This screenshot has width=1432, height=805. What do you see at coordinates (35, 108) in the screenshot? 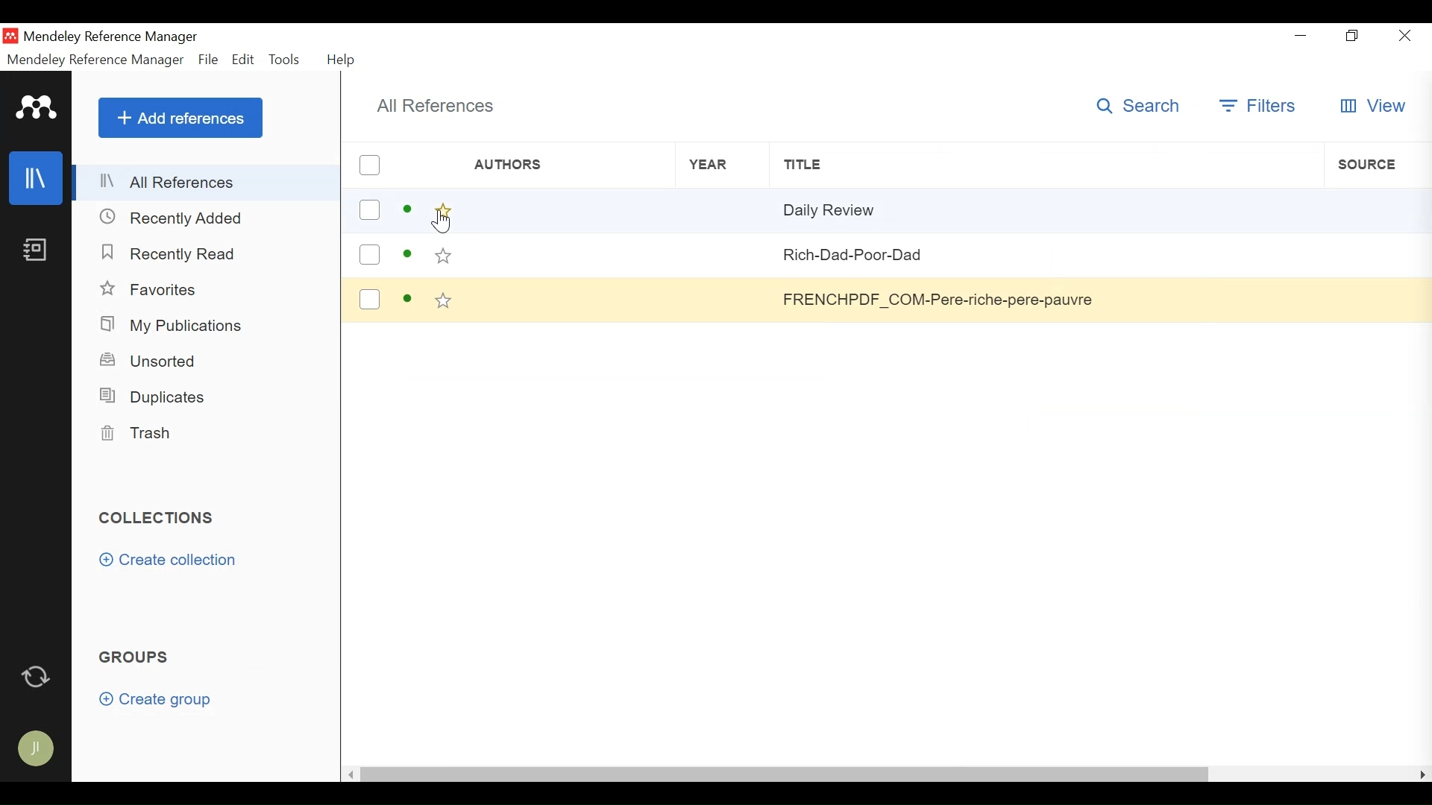
I see `Mendeley` at bounding box center [35, 108].